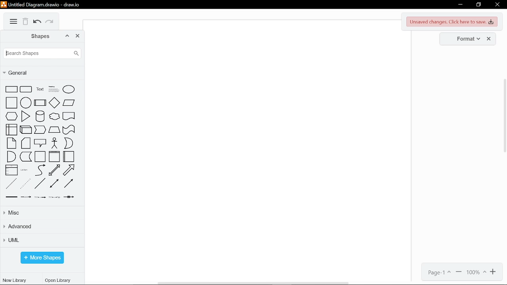 This screenshot has width=507, height=285. I want to click on hexagon, so click(11, 117).